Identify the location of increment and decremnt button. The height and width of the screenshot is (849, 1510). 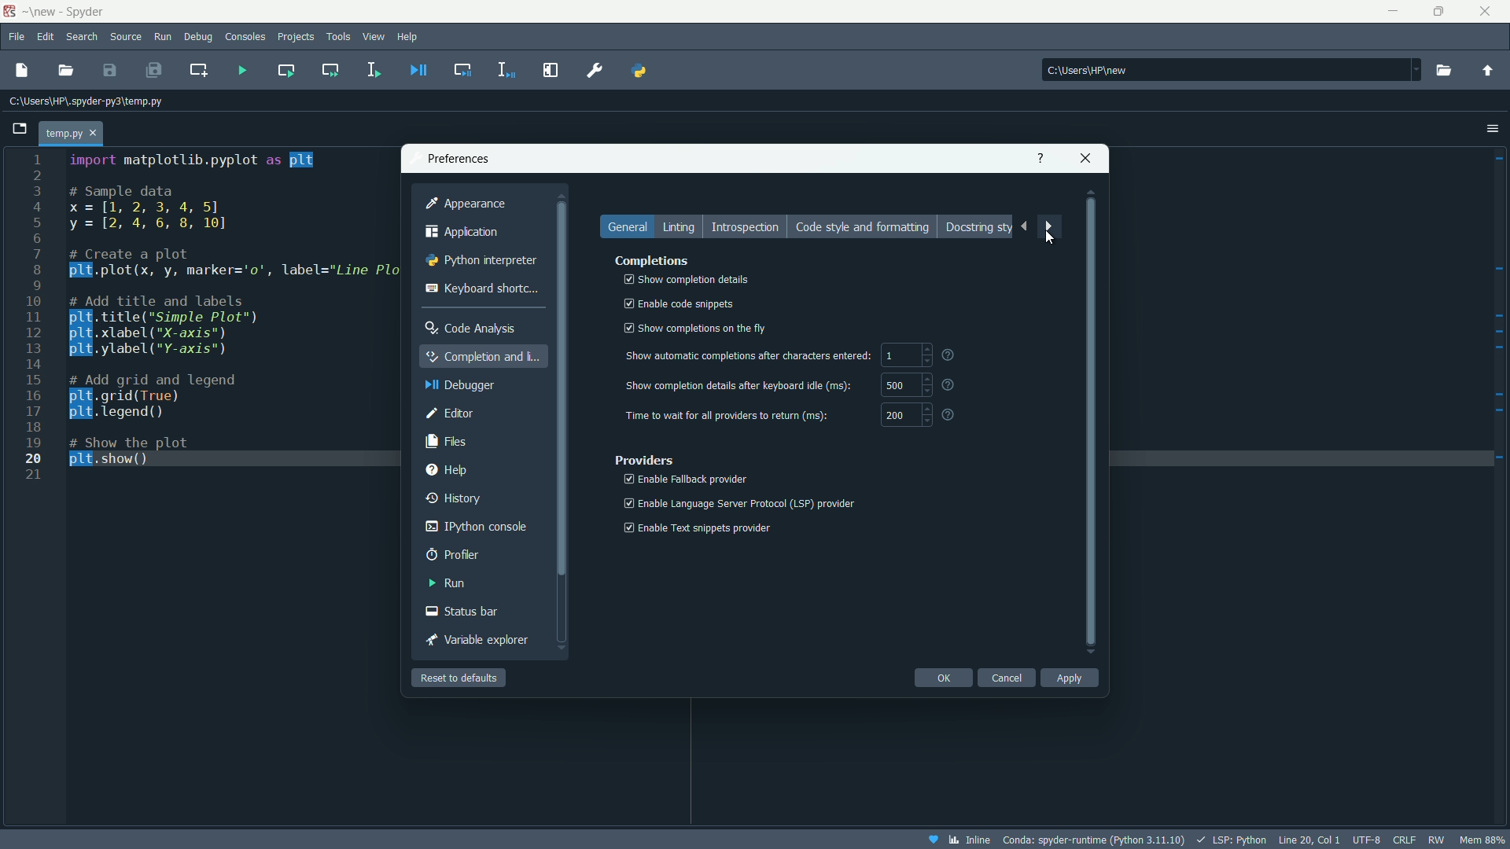
(927, 416).